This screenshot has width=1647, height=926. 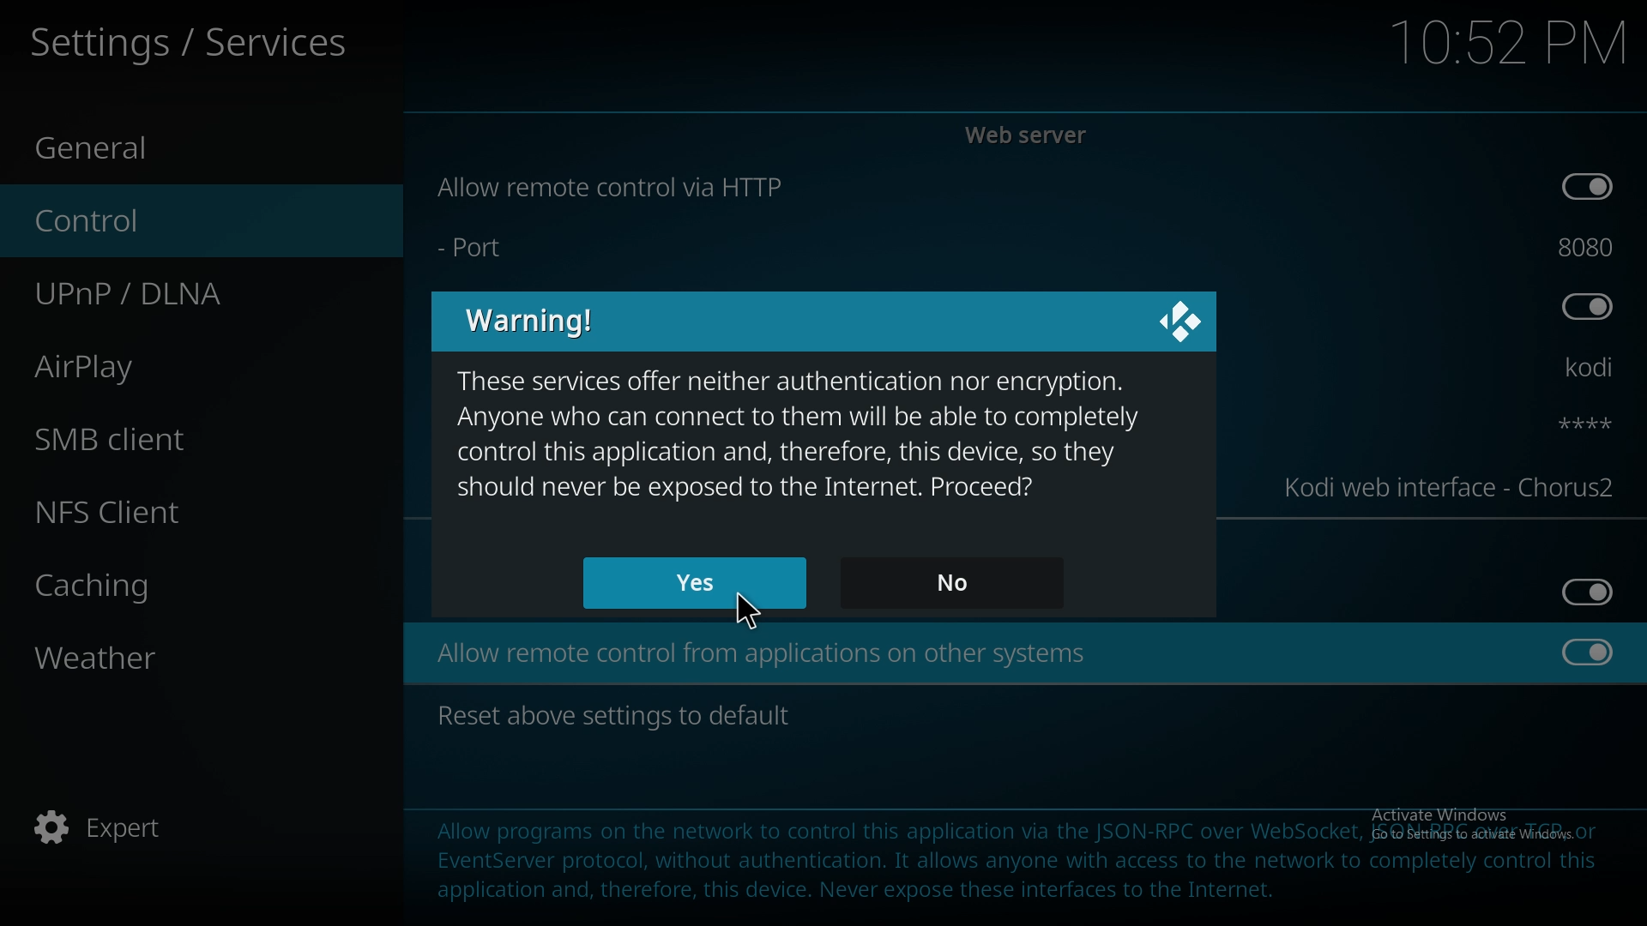 I want to click on web server, so click(x=1031, y=135).